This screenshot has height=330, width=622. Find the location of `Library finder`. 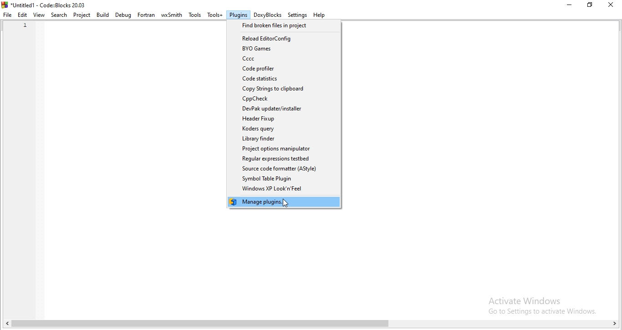

Library finder is located at coordinates (285, 139).